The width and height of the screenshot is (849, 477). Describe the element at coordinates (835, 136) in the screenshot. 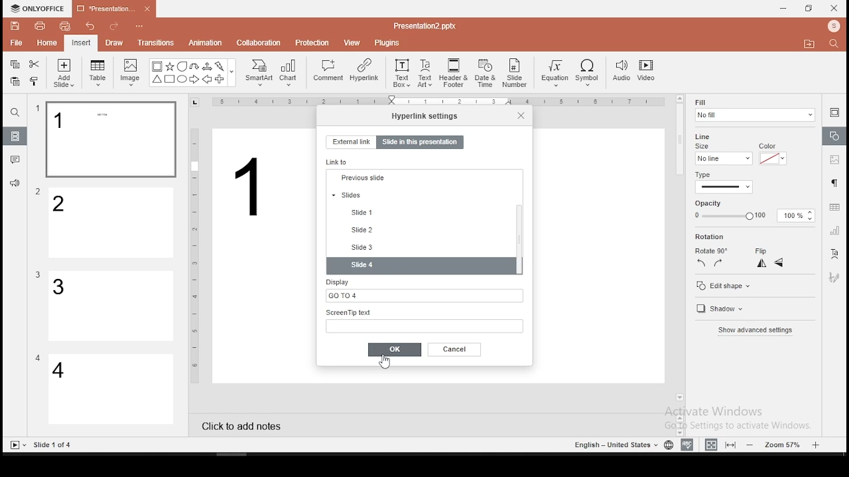

I see `shape settings` at that location.